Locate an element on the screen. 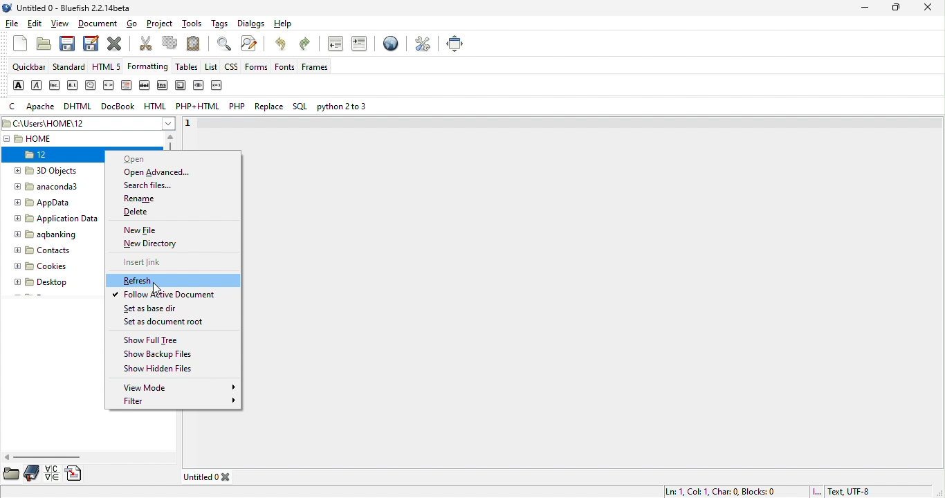 The height and width of the screenshot is (498, 945). home is located at coordinates (48, 139).